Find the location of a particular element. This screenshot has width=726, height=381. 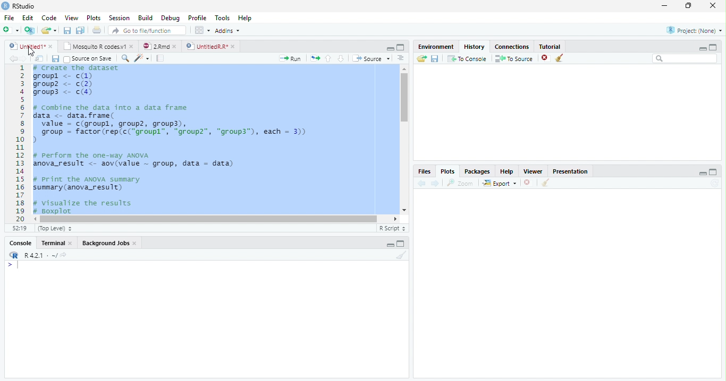

2Rmd is located at coordinates (159, 45).